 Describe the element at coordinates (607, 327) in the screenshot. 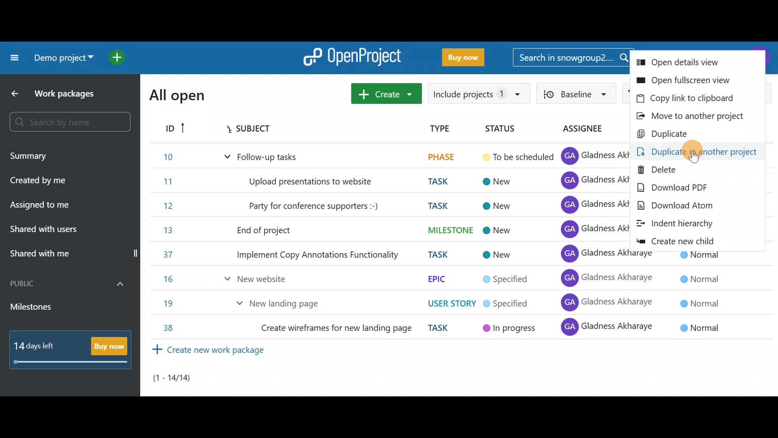

I see `GA Gladness Akharaye` at that location.